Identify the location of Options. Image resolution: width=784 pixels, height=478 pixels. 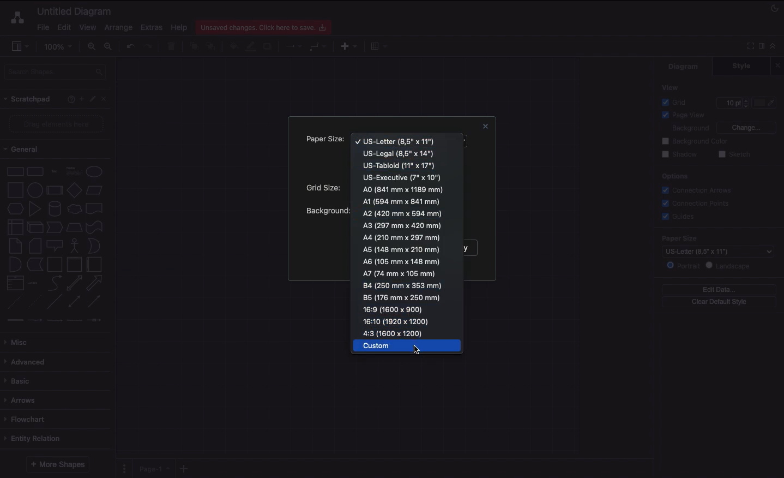
(674, 176).